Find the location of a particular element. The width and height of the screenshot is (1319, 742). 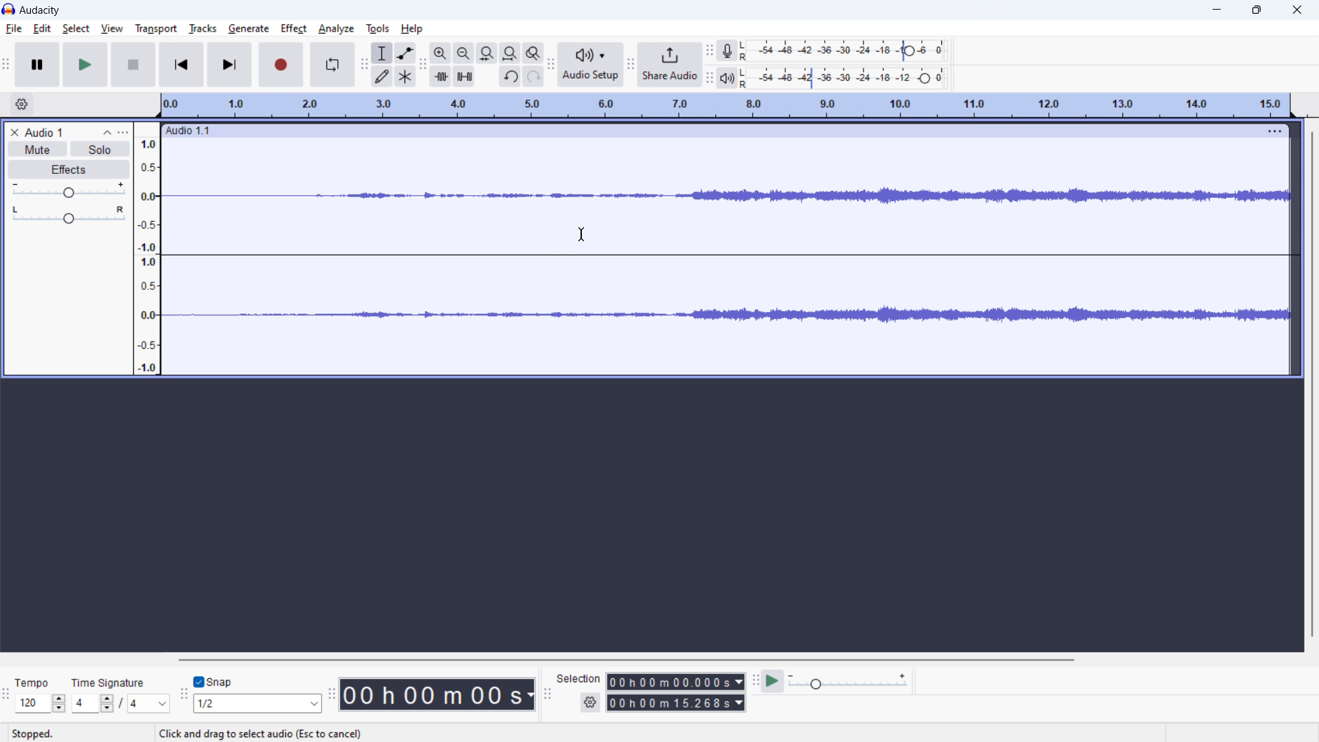

timeline settings is located at coordinates (22, 104).